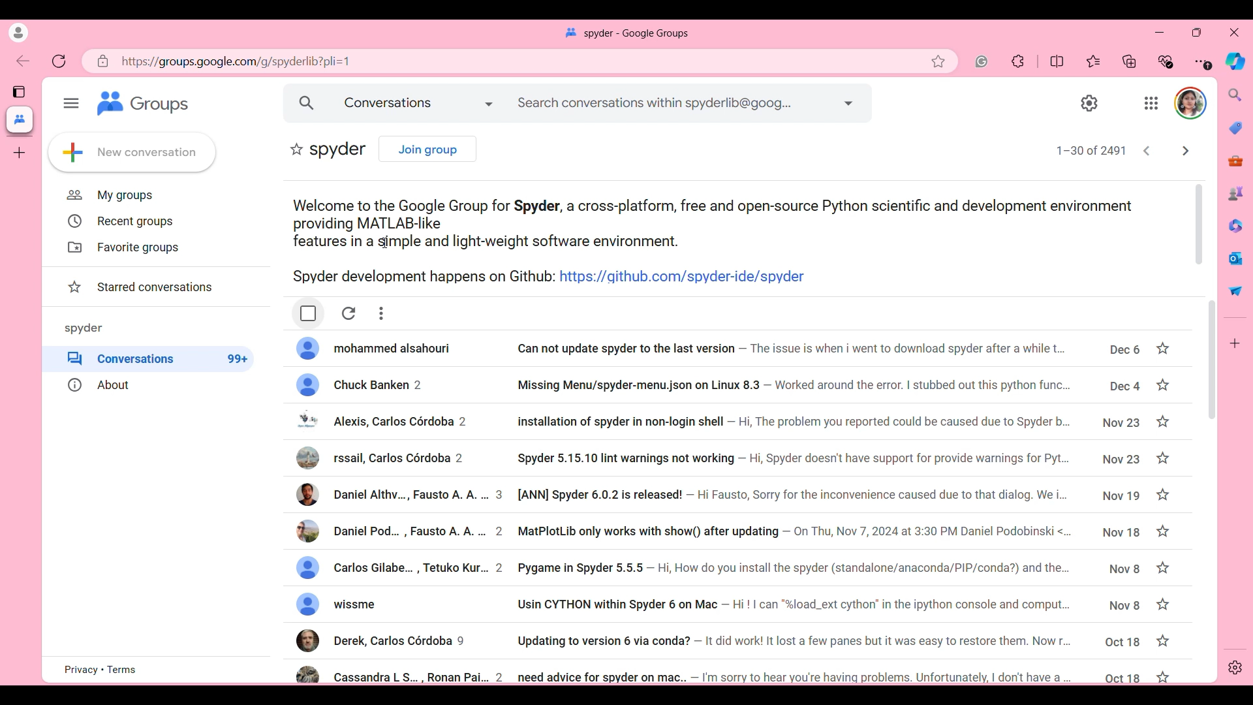  What do you see at coordinates (144, 103) in the screenshot?
I see `Groups` at bounding box center [144, 103].